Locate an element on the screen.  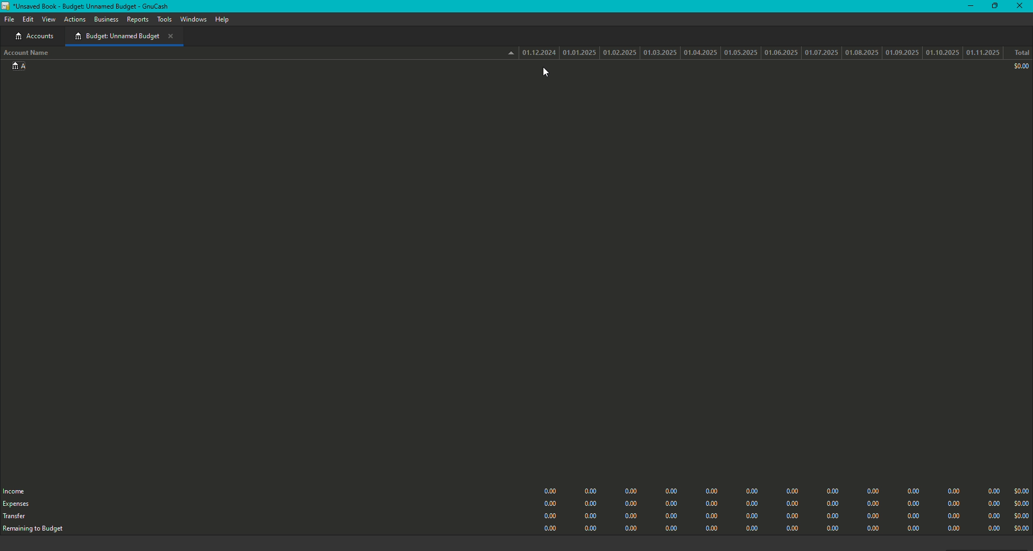
Date range is located at coordinates (755, 52).